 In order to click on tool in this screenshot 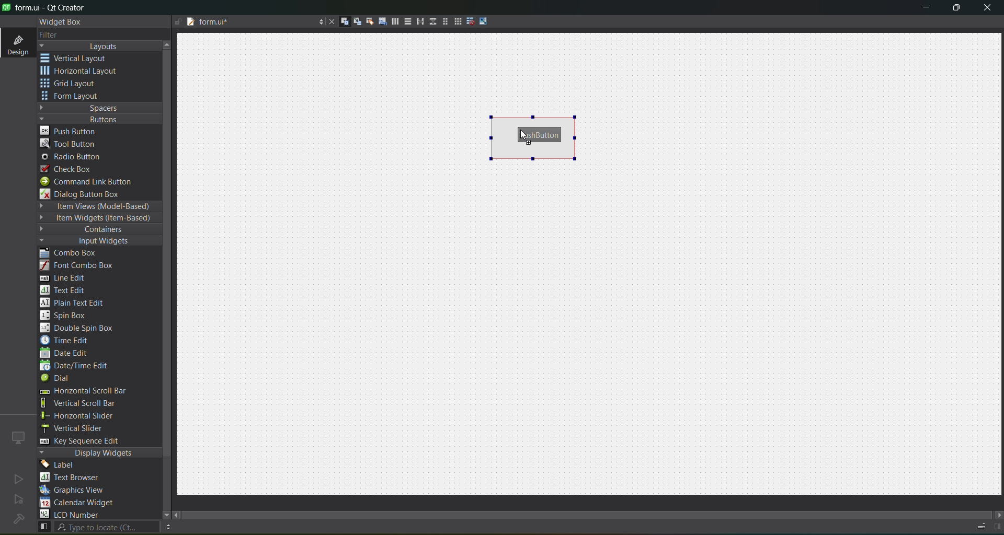, I will do `click(70, 143)`.